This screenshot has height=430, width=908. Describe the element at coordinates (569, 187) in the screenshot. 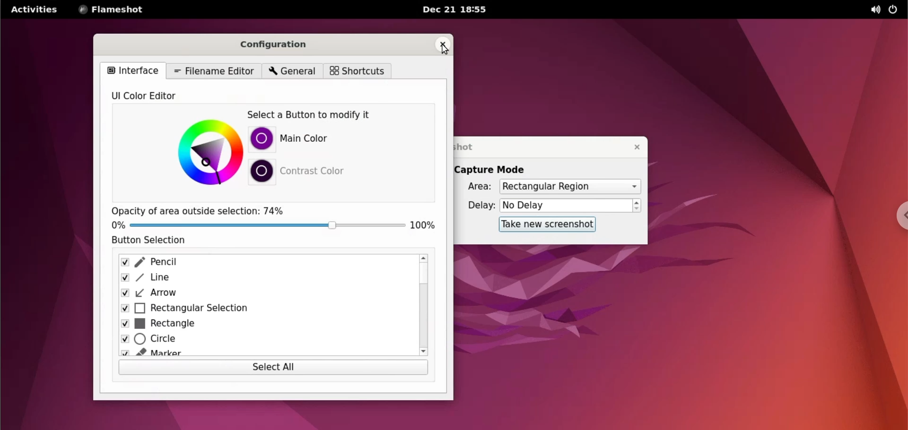

I see `Rectangular Region` at that location.